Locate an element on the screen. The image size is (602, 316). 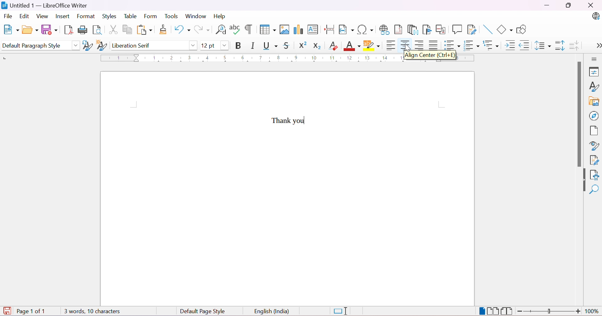
Redo is located at coordinates (202, 29).